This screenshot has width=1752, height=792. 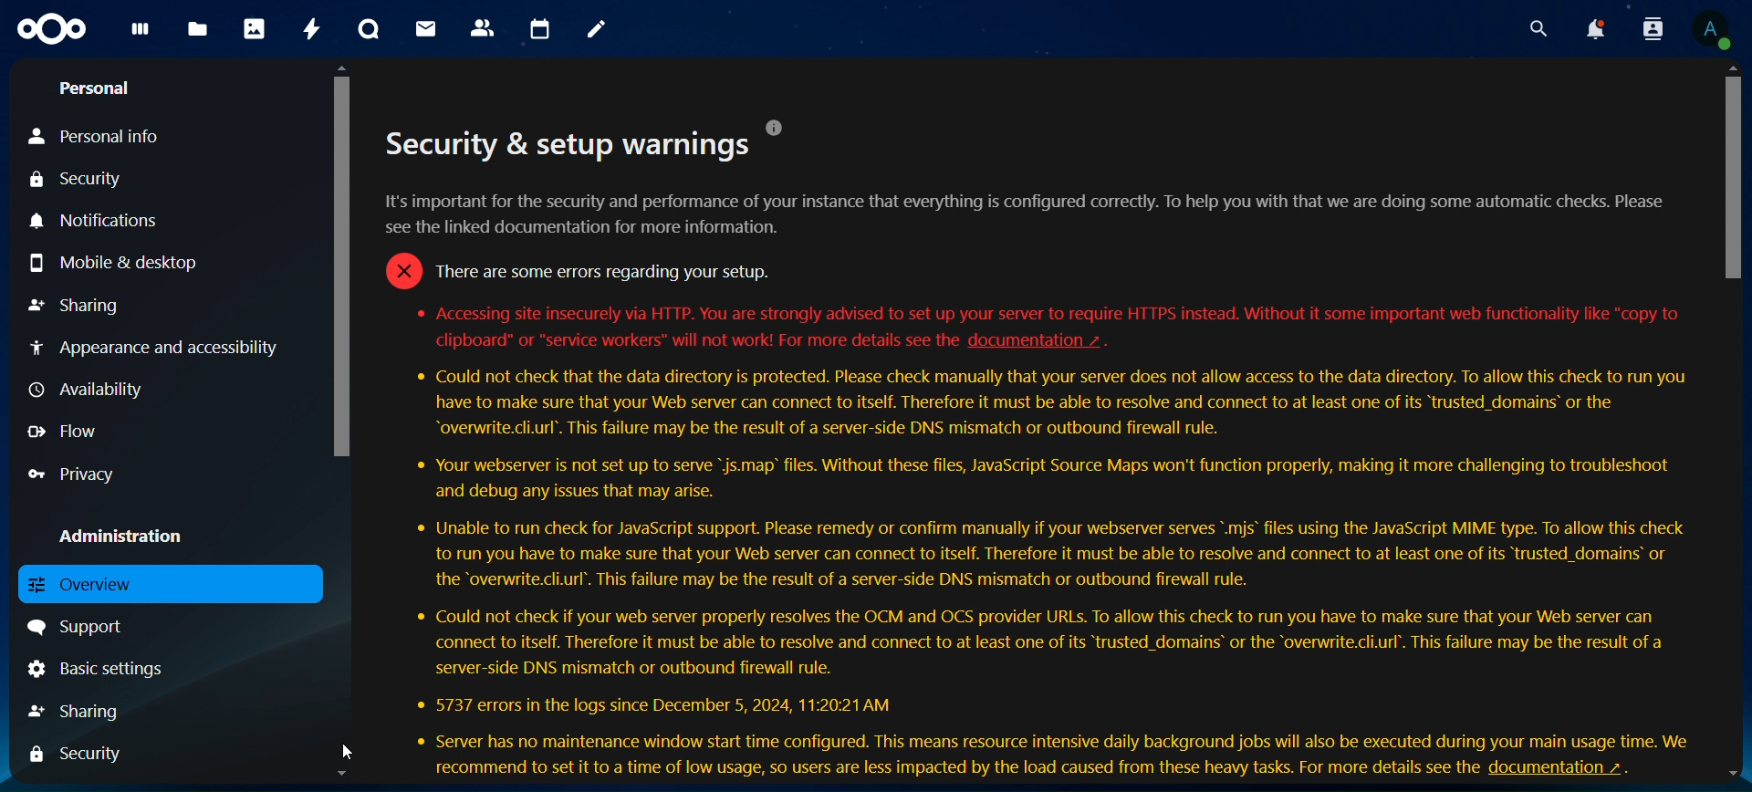 What do you see at coordinates (339, 420) in the screenshot?
I see `scroll bar` at bounding box center [339, 420].